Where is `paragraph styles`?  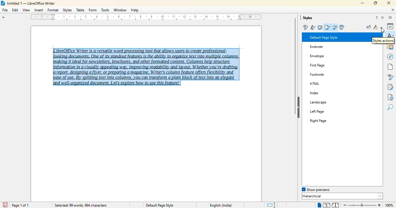 paragraph styles is located at coordinates (305, 27).